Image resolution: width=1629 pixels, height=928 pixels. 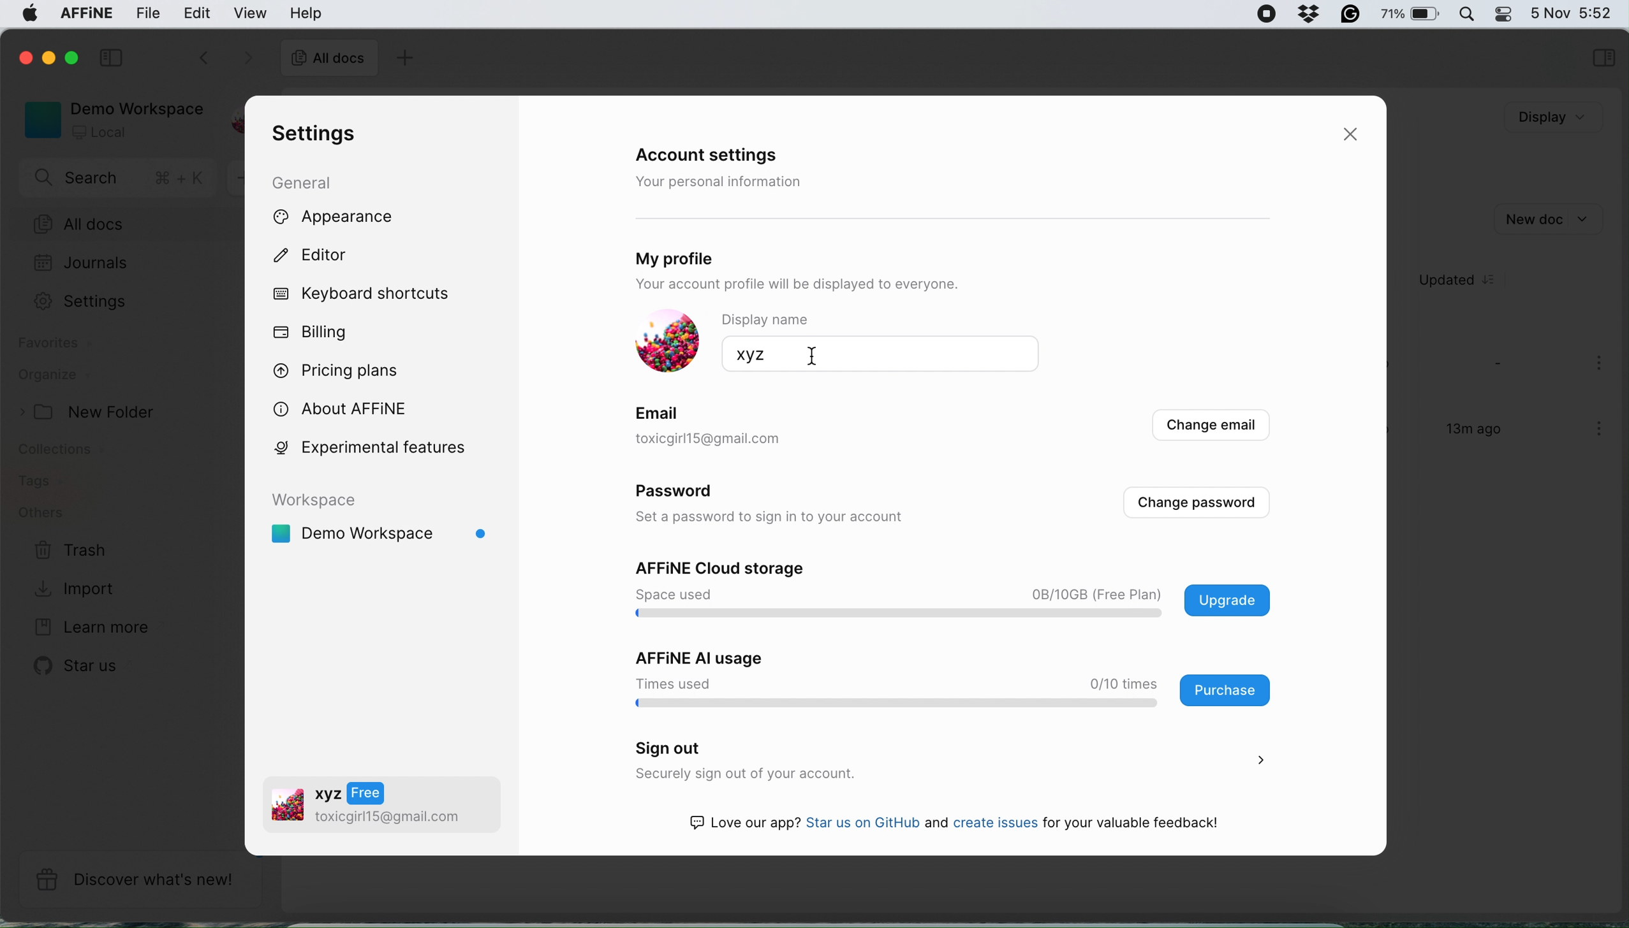 What do you see at coordinates (660, 411) in the screenshot?
I see `email` at bounding box center [660, 411].